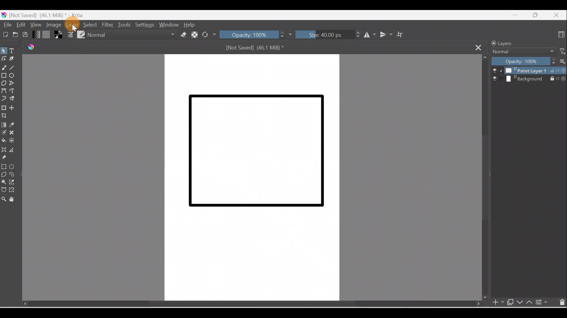 The image size is (567, 318). Describe the element at coordinates (193, 34) in the screenshot. I see `Preserve Alpha` at that location.